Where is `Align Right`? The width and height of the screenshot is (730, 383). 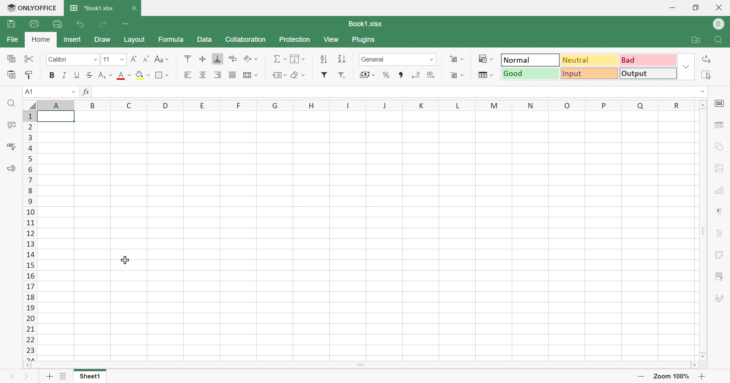
Align Right is located at coordinates (219, 74).